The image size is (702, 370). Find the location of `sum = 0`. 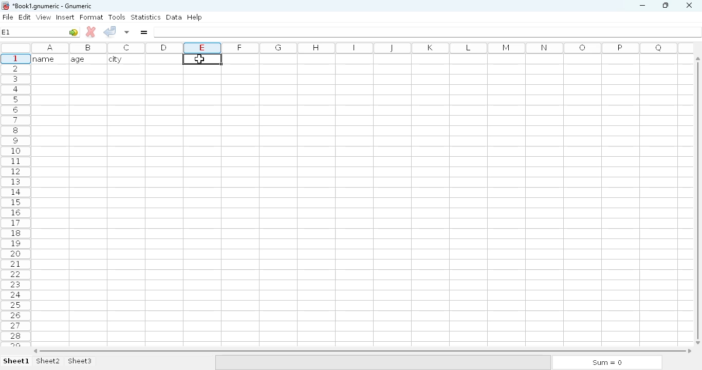

sum = 0 is located at coordinates (606, 363).